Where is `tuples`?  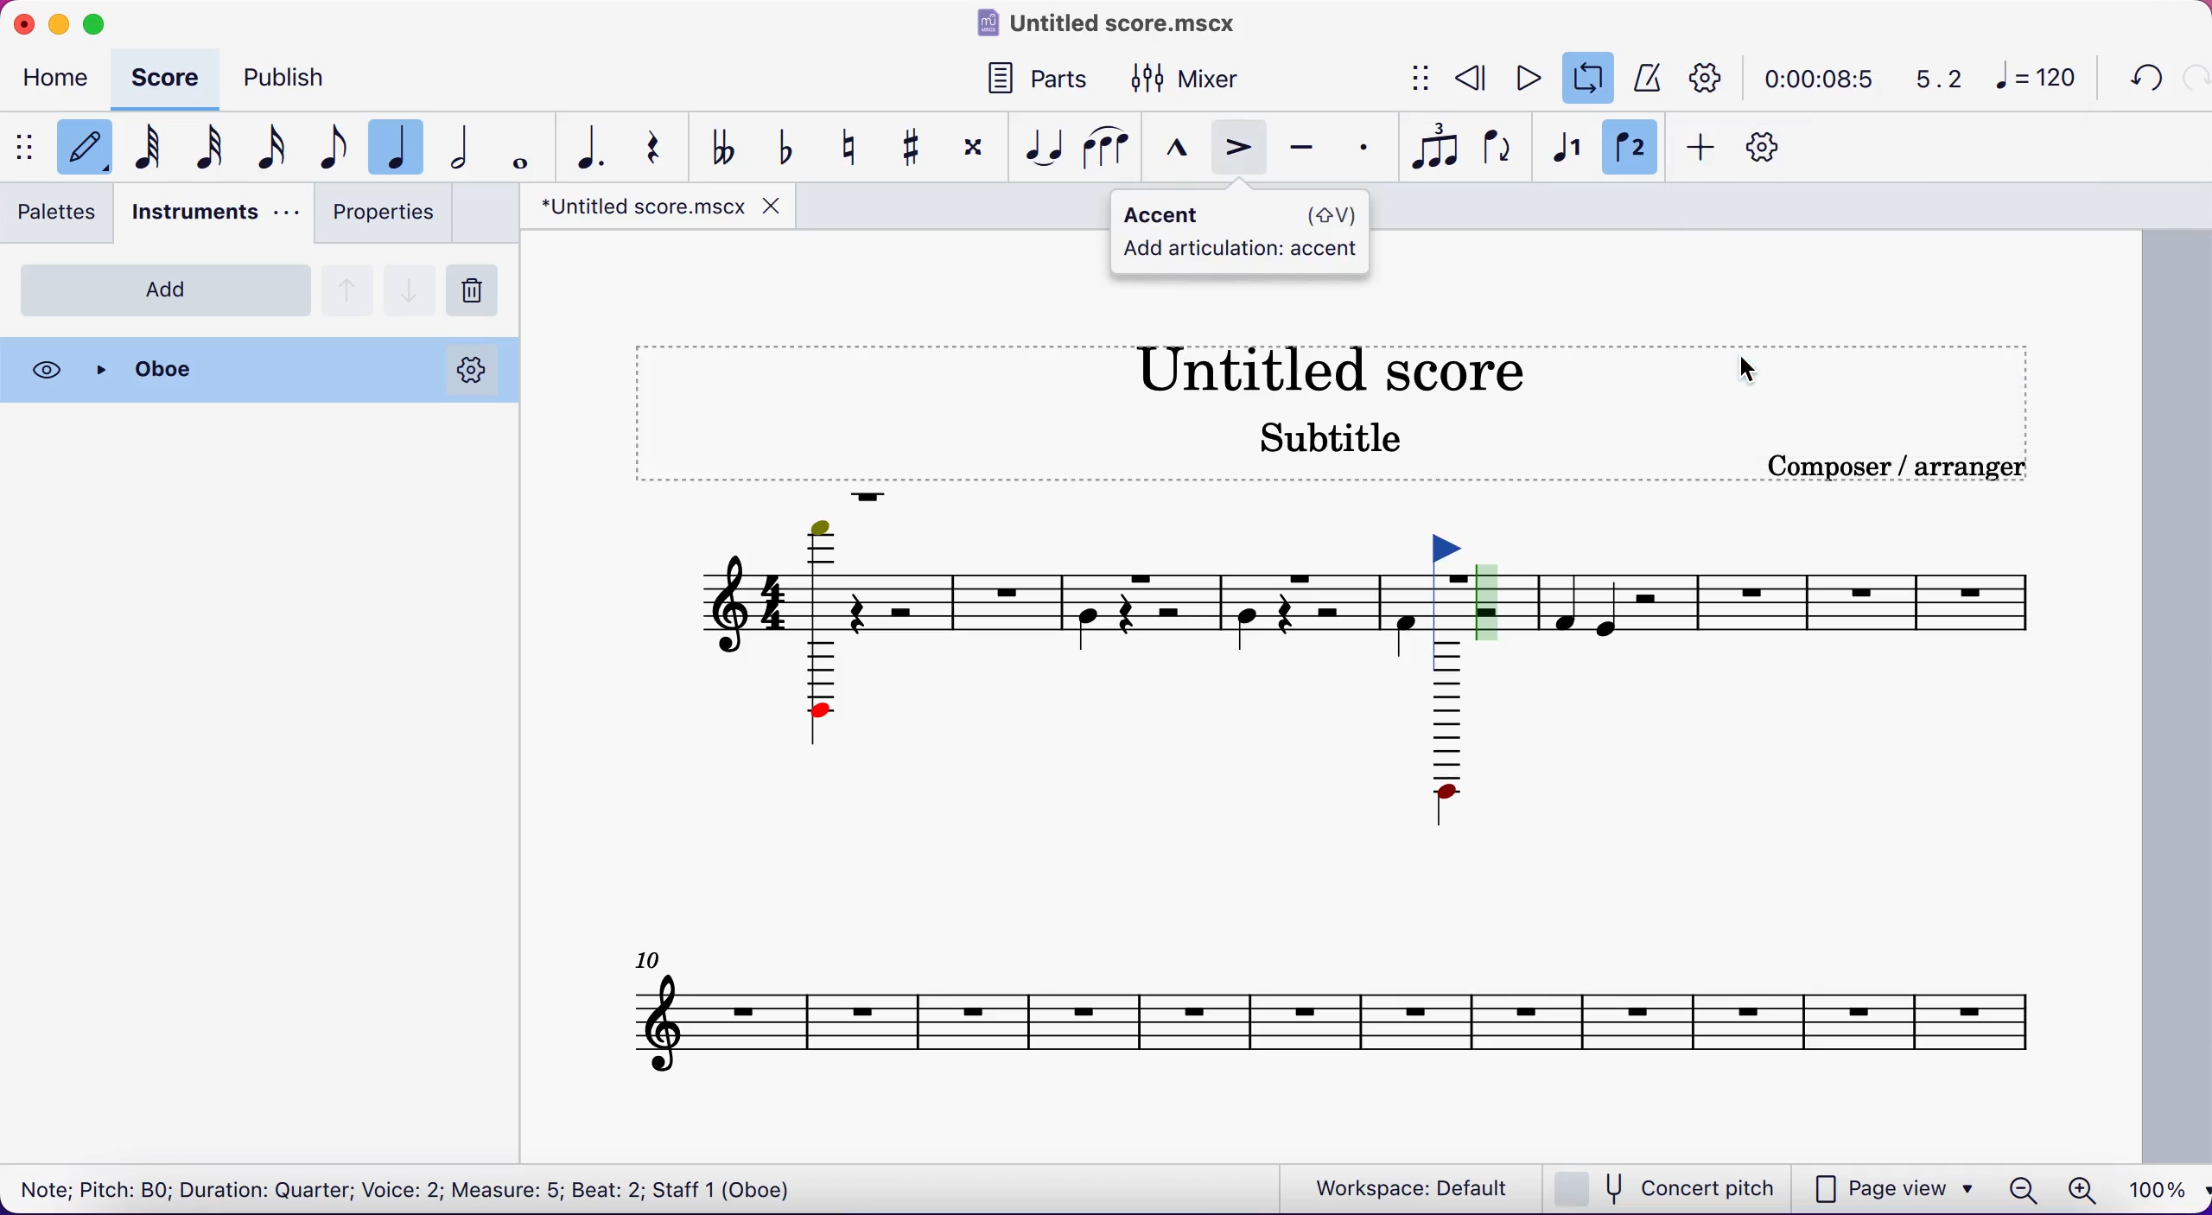 tuples is located at coordinates (1440, 149).